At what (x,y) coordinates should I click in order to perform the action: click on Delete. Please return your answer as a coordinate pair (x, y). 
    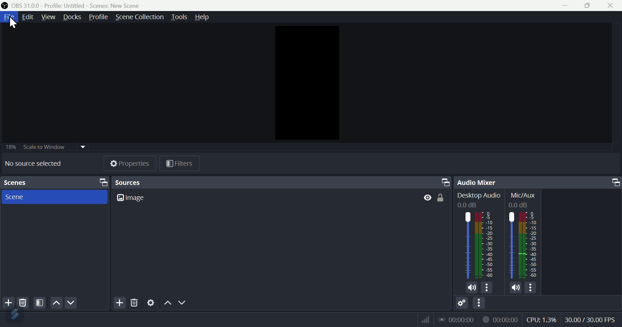
    Looking at the image, I should click on (23, 303).